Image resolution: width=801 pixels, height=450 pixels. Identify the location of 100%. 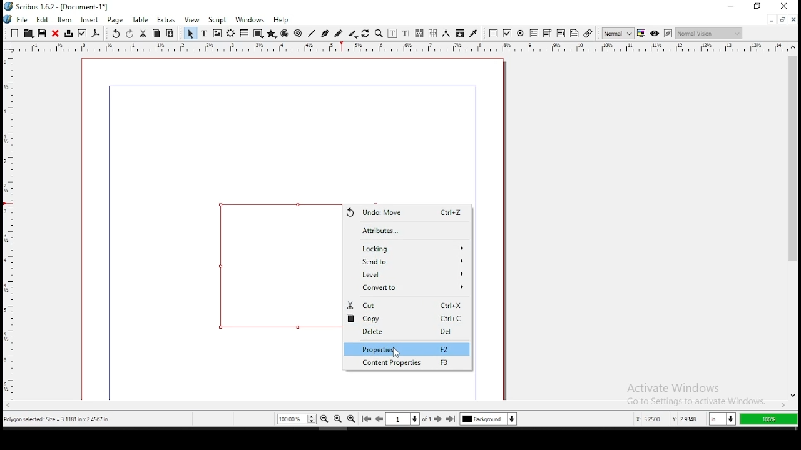
(768, 419).